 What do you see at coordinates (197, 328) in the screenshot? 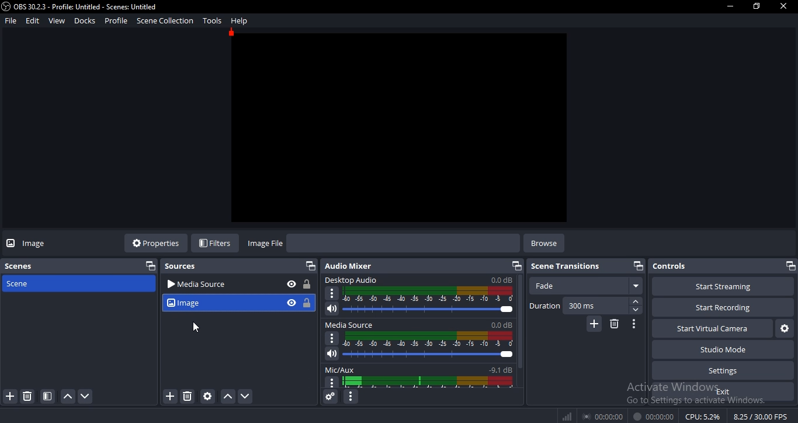
I see `cursor` at bounding box center [197, 328].